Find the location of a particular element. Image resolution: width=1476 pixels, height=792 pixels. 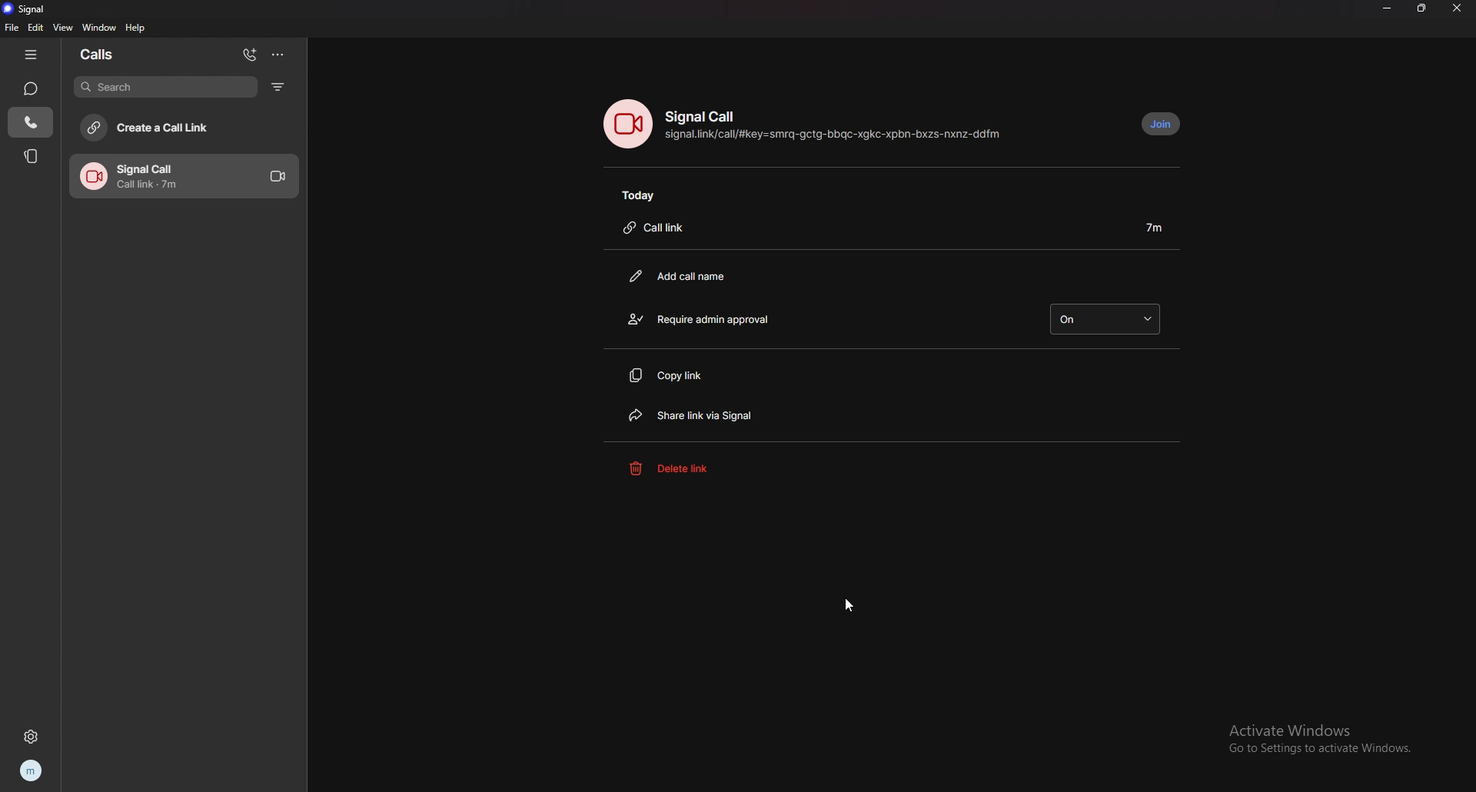

settings is located at coordinates (30, 736).